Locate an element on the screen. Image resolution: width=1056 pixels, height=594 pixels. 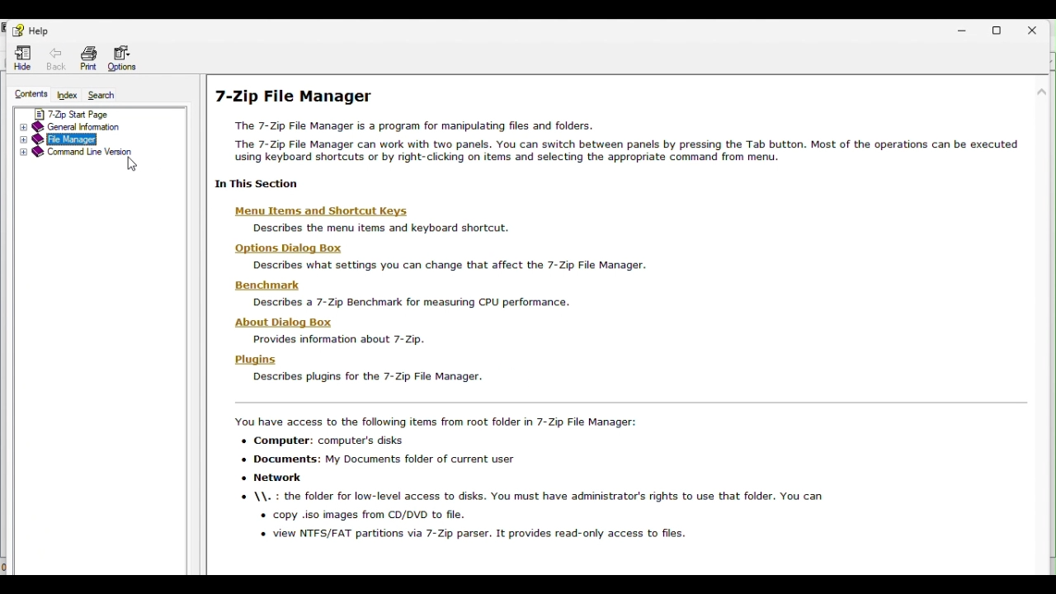
| In This Section is located at coordinates (254, 182).